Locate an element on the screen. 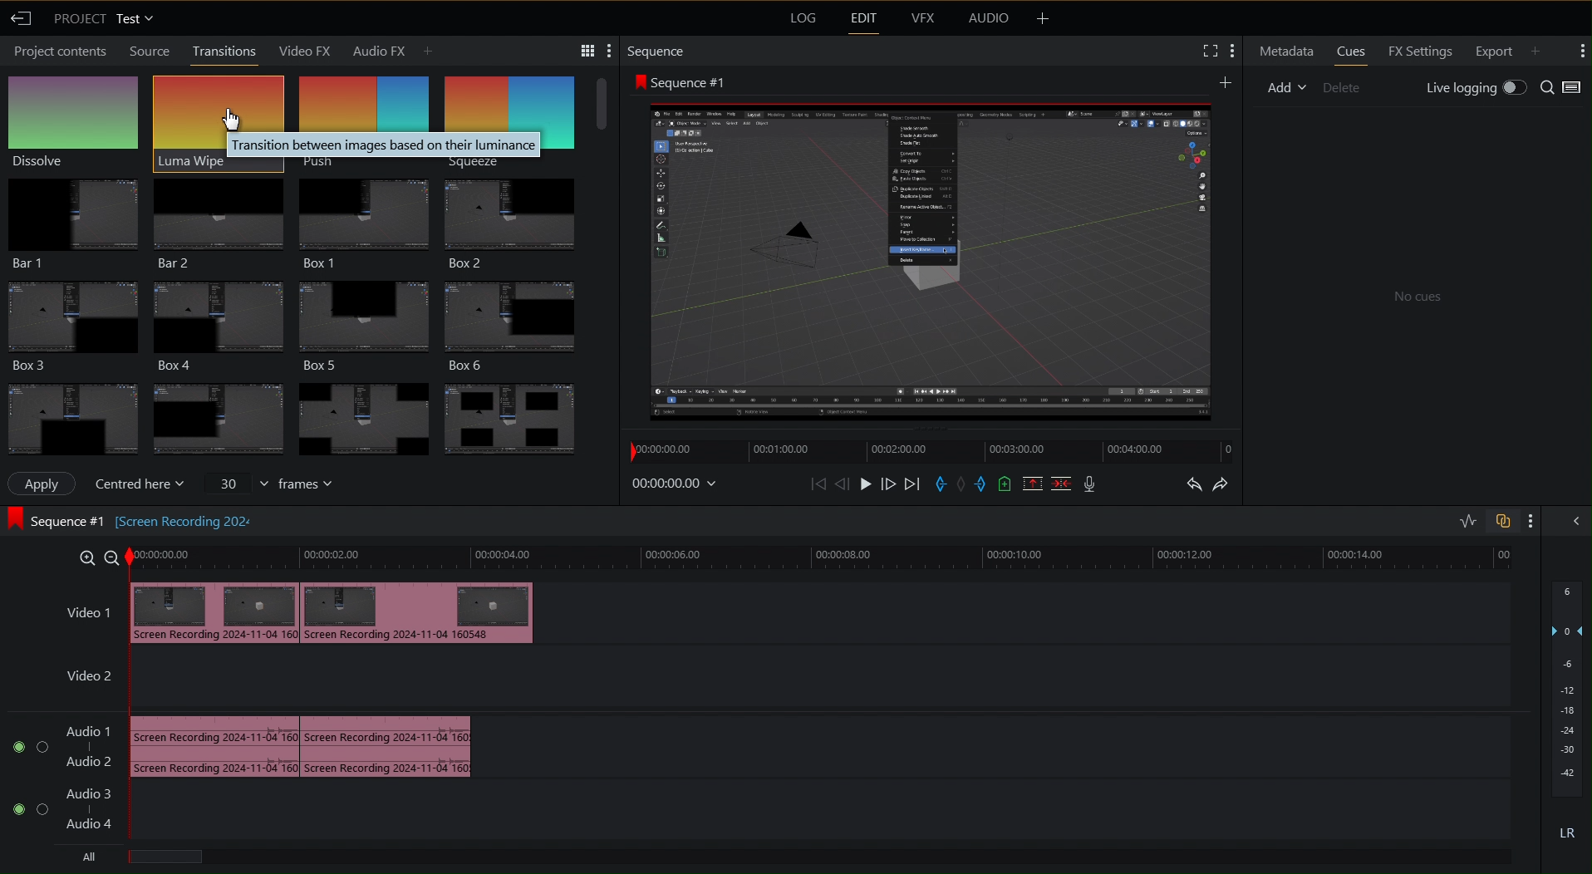 The image size is (1592, 874). Entry Marker is located at coordinates (940, 484).